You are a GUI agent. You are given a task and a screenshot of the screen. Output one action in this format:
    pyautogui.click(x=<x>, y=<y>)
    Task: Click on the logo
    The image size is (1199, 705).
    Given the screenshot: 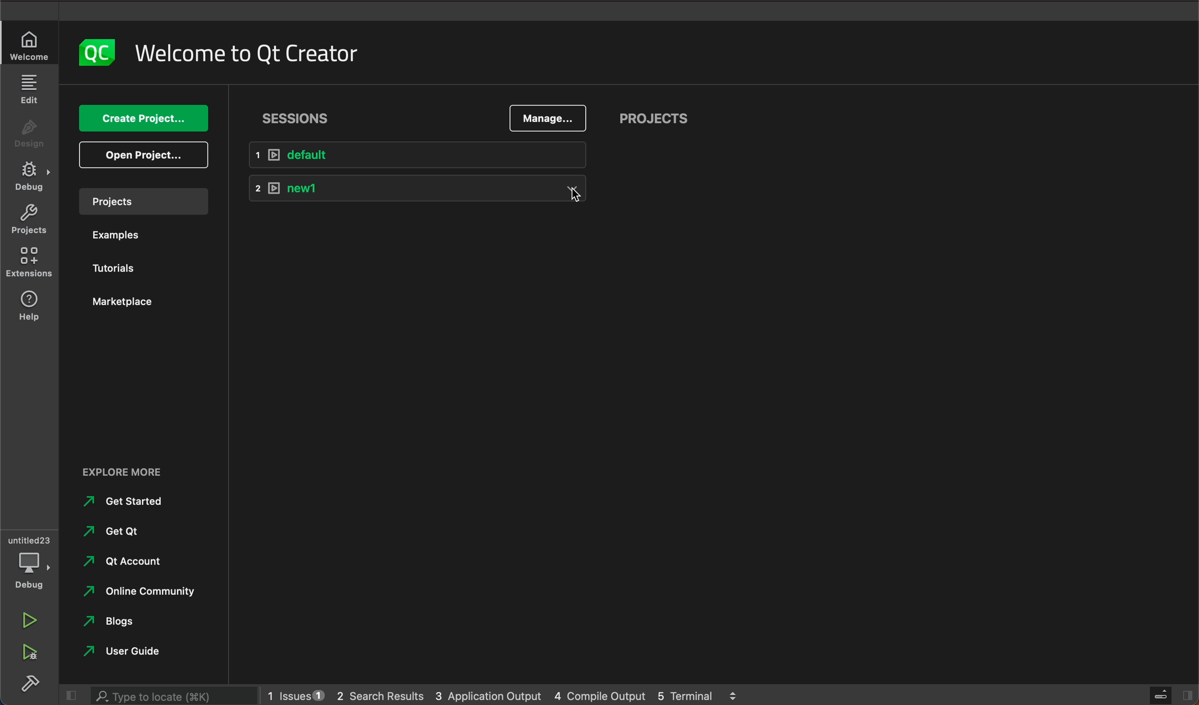 What is the action you would take?
    pyautogui.click(x=91, y=53)
    